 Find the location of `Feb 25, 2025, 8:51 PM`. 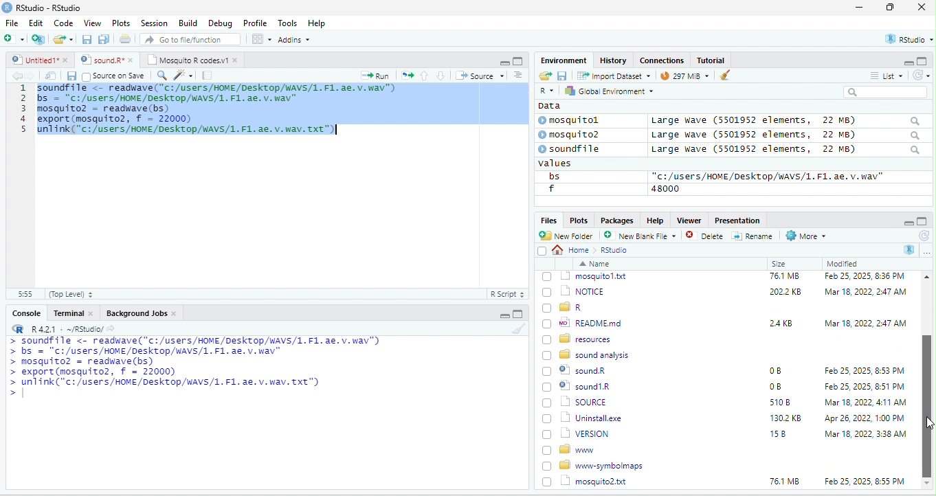

Feb 25, 2025, 8:51 PM is located at coordinates (865, 453).